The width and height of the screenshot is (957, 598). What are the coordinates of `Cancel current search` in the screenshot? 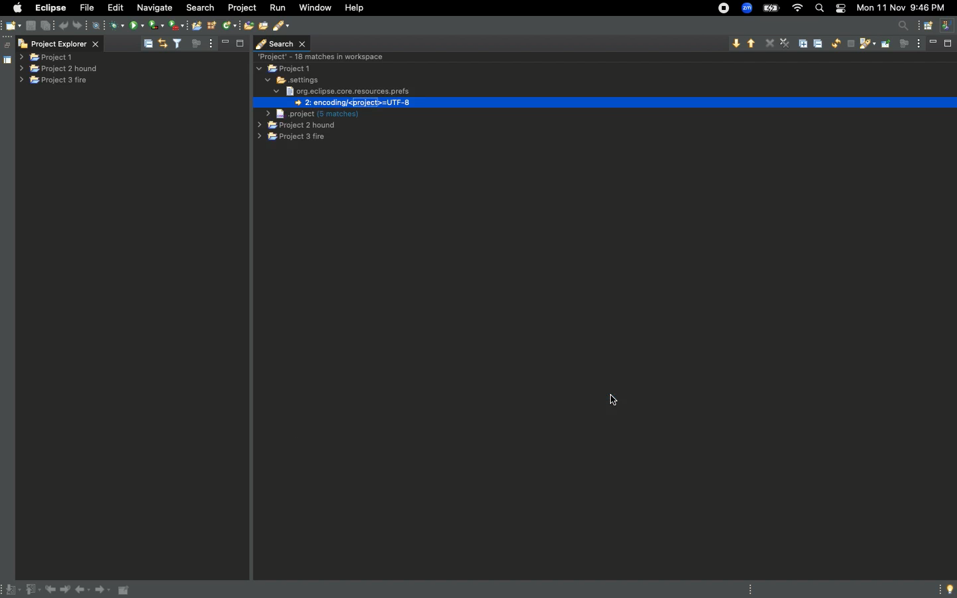 It's located at (850, 45).